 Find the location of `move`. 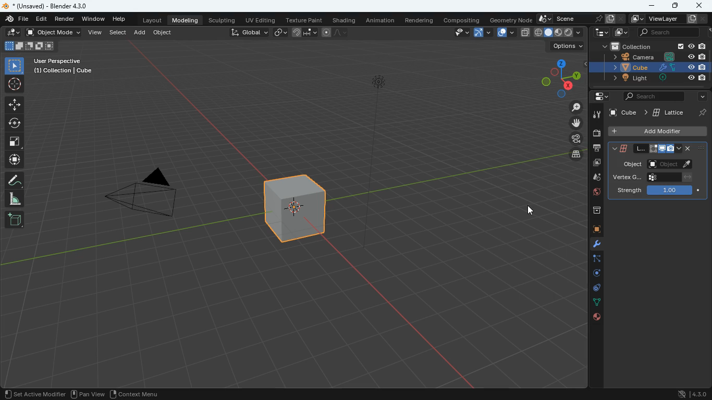

move is located at coordinates (16, 160).